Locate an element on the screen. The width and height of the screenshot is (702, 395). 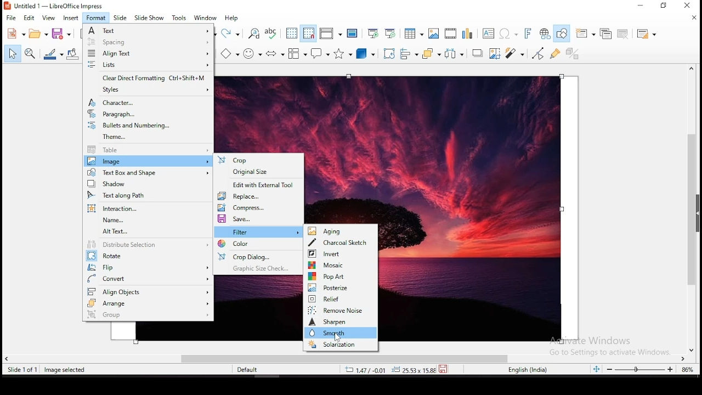
save is located at coordinates (445, 368).